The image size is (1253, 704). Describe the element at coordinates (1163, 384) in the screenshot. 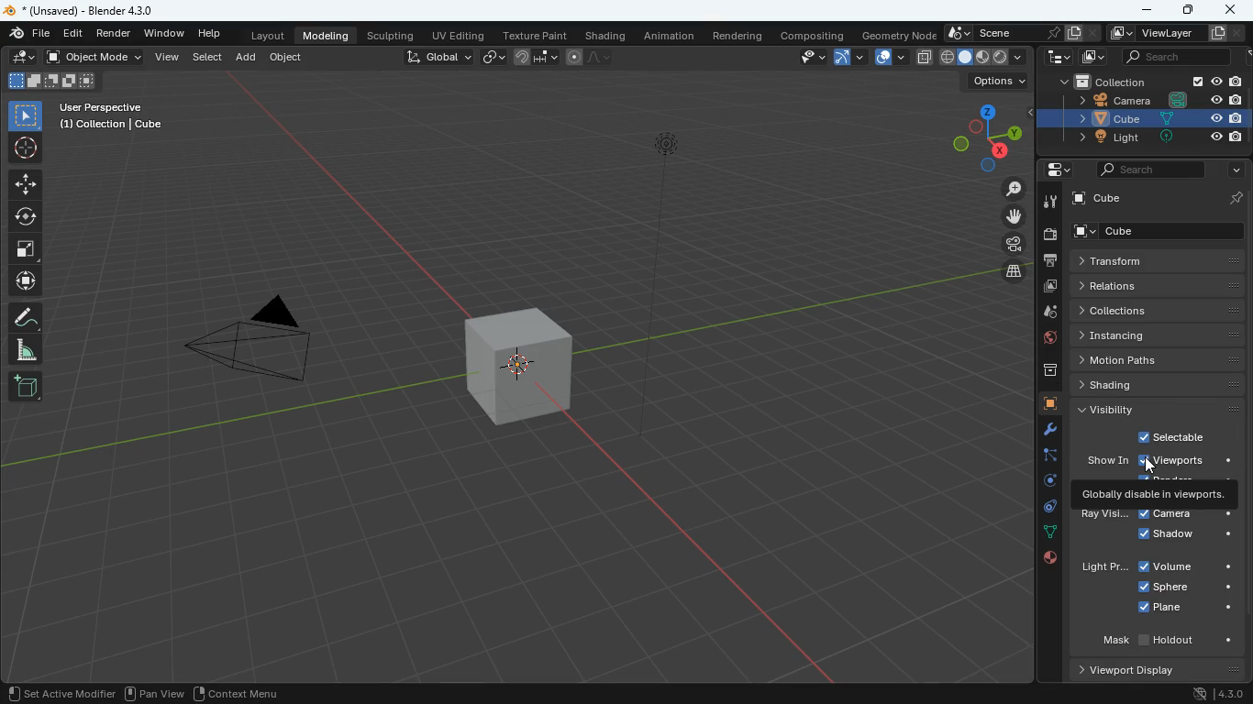

I see `shading` at that location.